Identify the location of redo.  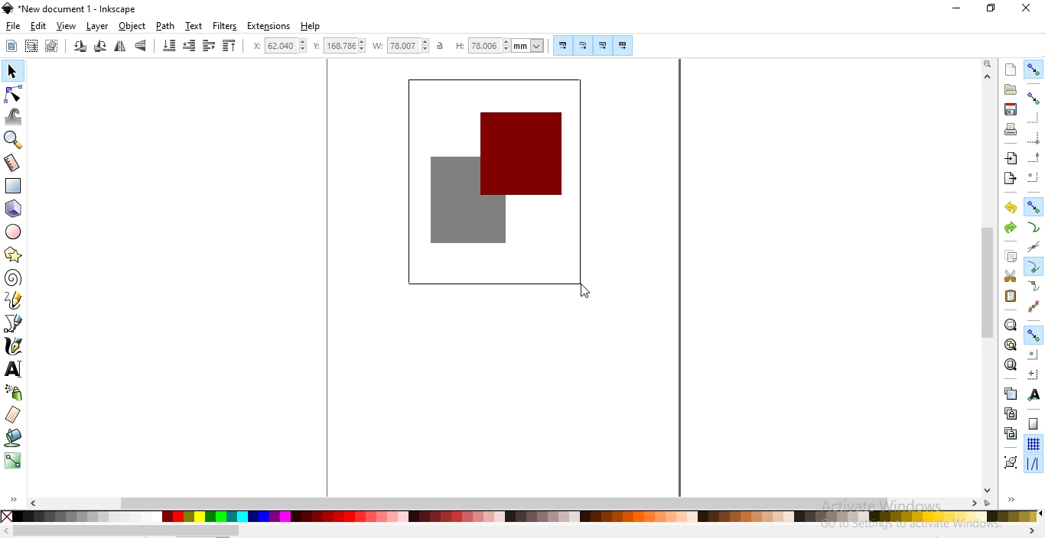
(1010, 227).